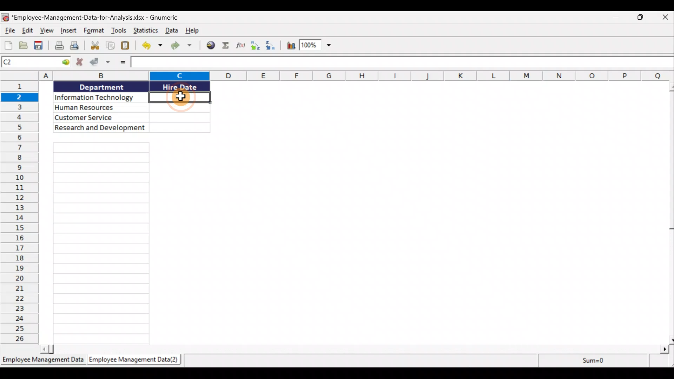 This screenshot has height=379, width=674. Describe the element at coordinates (94, 46) in the screenshot. I see `Cut selection` at that location.